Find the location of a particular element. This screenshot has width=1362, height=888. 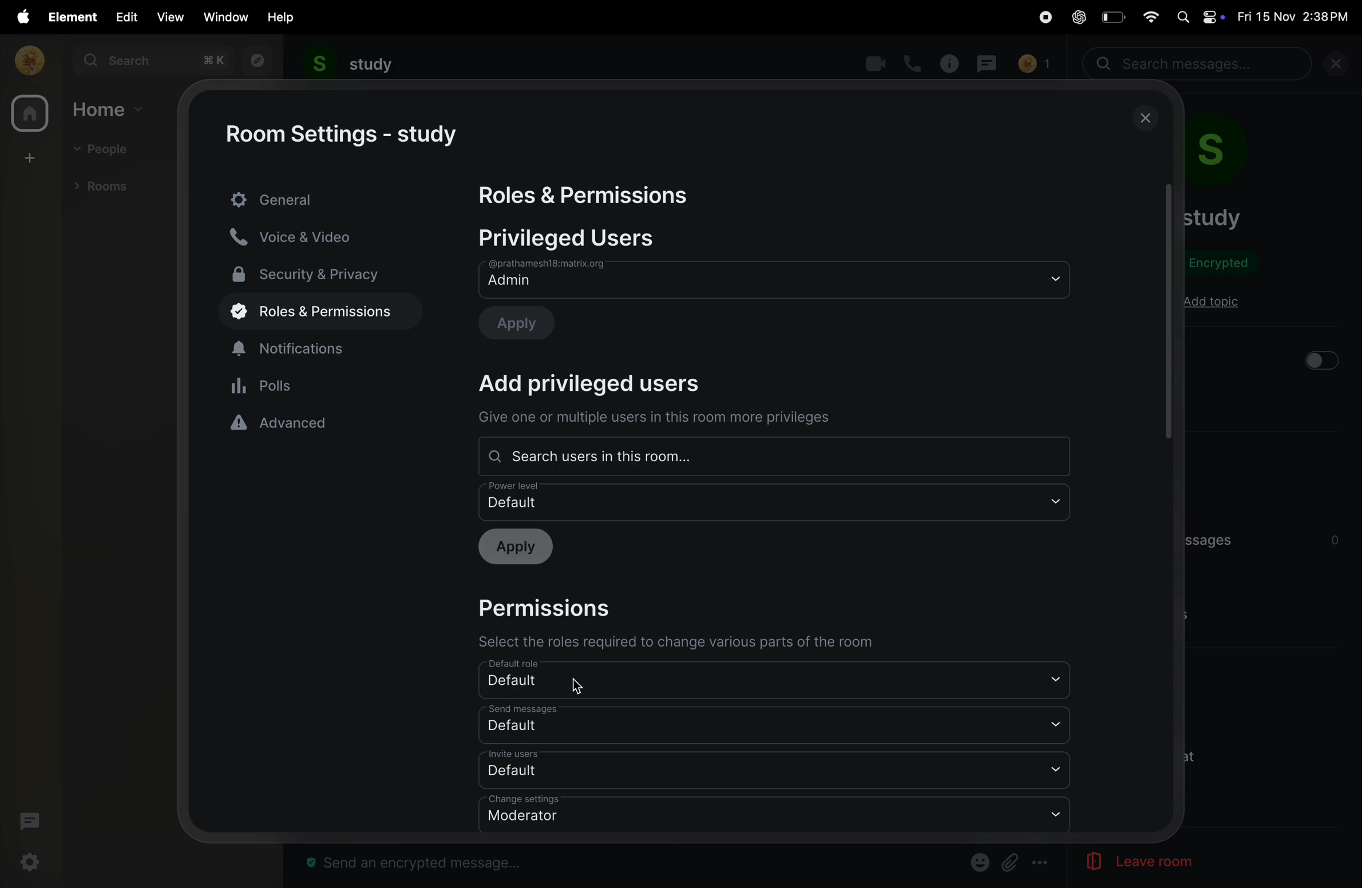

edit is located at coordinates (124, 16).